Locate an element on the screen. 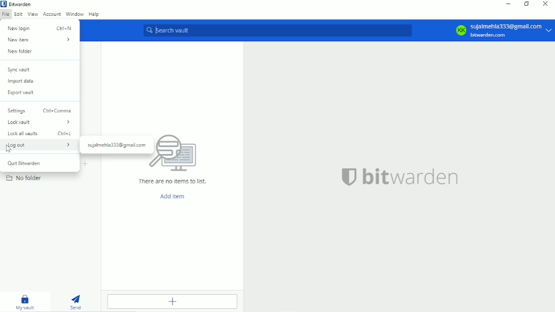 Image resolution: width=555 pixels, height=312 pixels. computer icon is located at coordinates (179, 154).